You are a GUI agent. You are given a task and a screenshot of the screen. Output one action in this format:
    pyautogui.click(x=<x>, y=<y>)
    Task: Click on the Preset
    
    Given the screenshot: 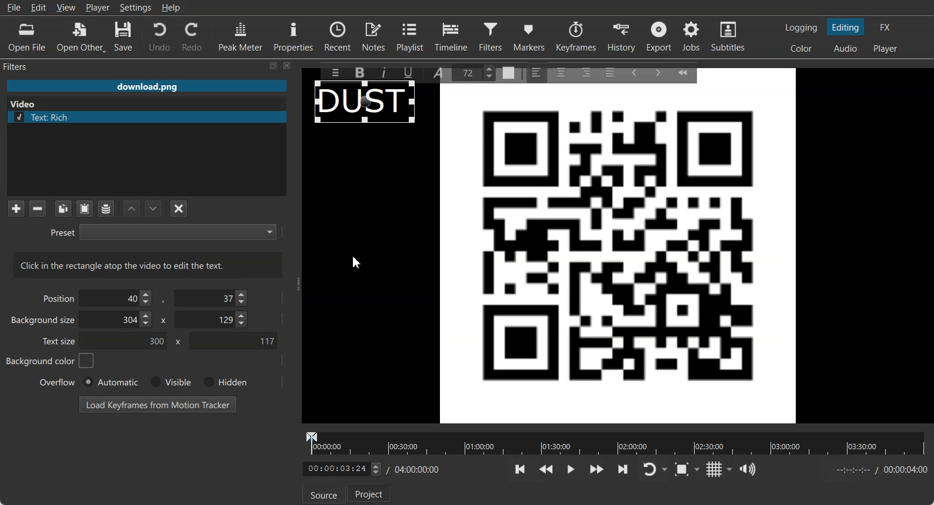 What is the action you would take?
    pyautogui.click(x=163, y=231)
    